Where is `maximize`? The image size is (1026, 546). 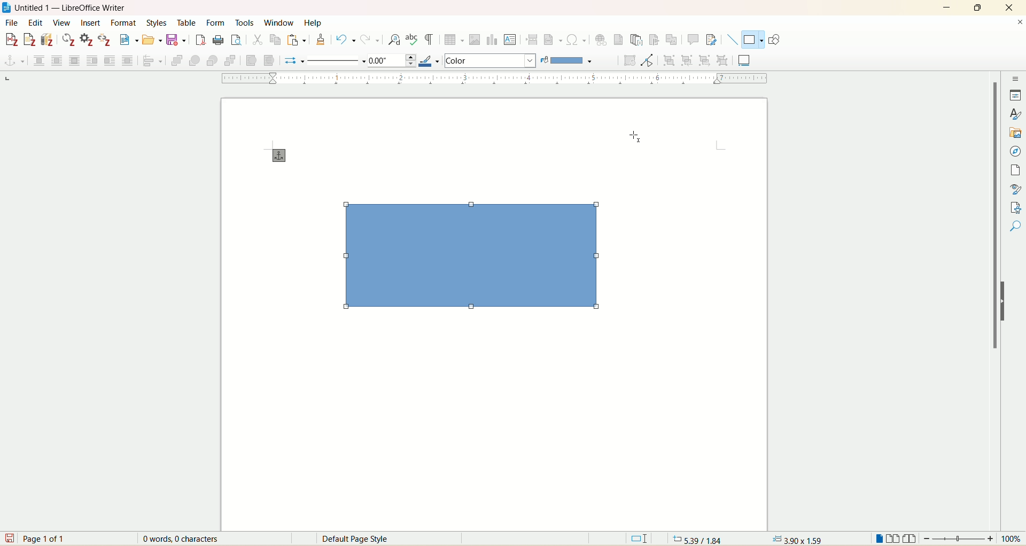
maximize is located at coordinates (980, 7).